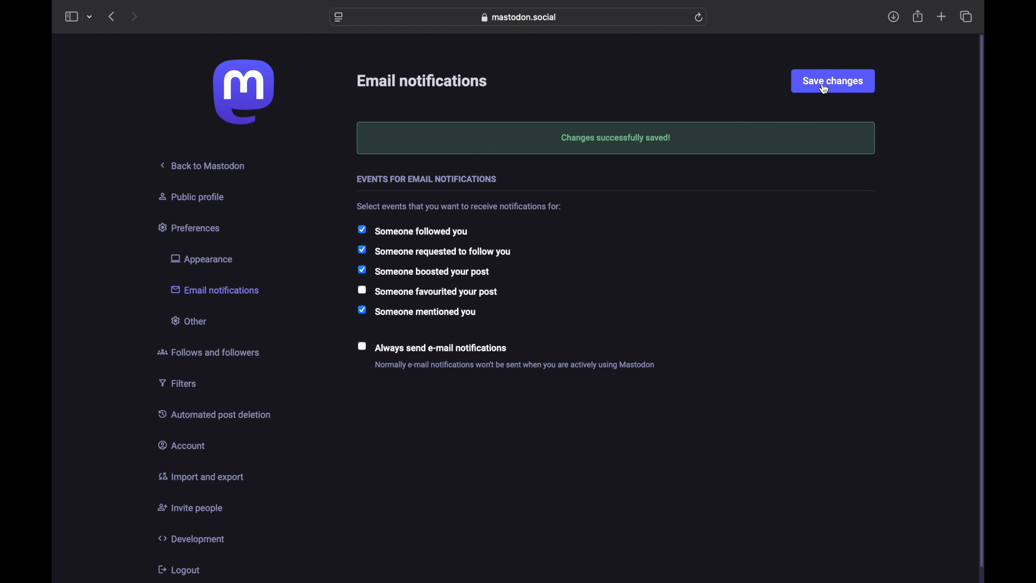  I want to click on development, so click(191, 539).